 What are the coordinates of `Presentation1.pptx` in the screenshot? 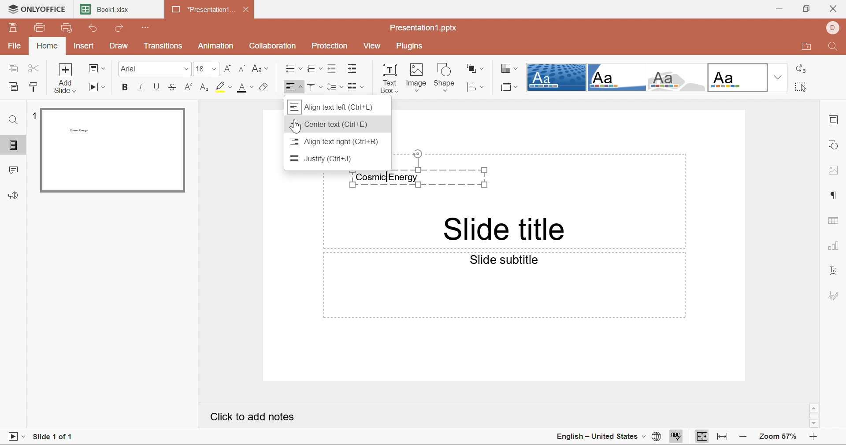 It's located at (426, 29).